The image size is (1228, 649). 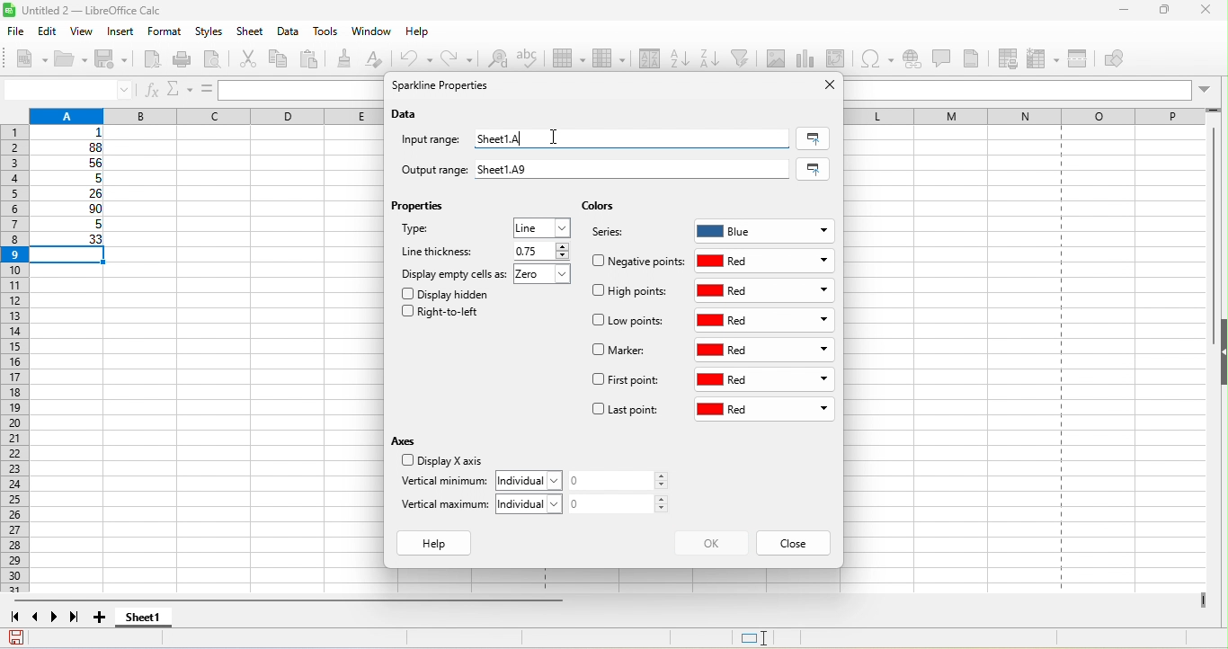 I want to click on close, so click(x=794, y=544).